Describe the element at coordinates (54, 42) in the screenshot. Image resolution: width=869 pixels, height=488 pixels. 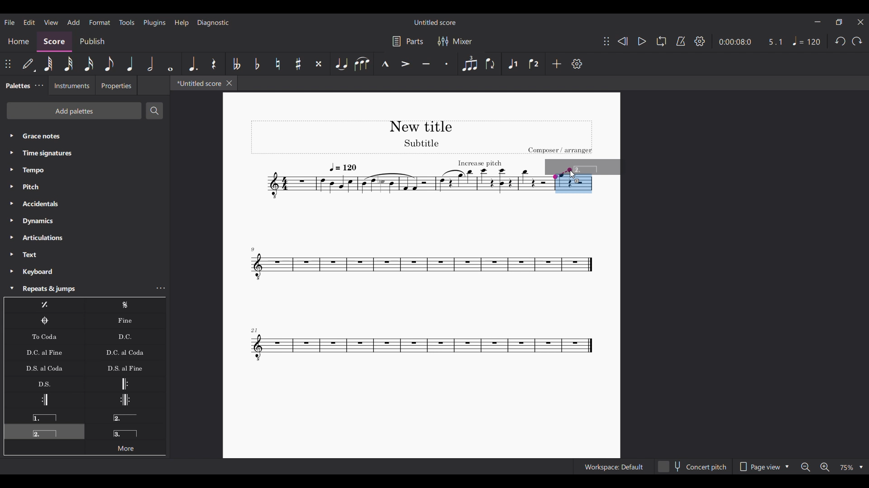
I see `Score, current section highlighted` at that location.